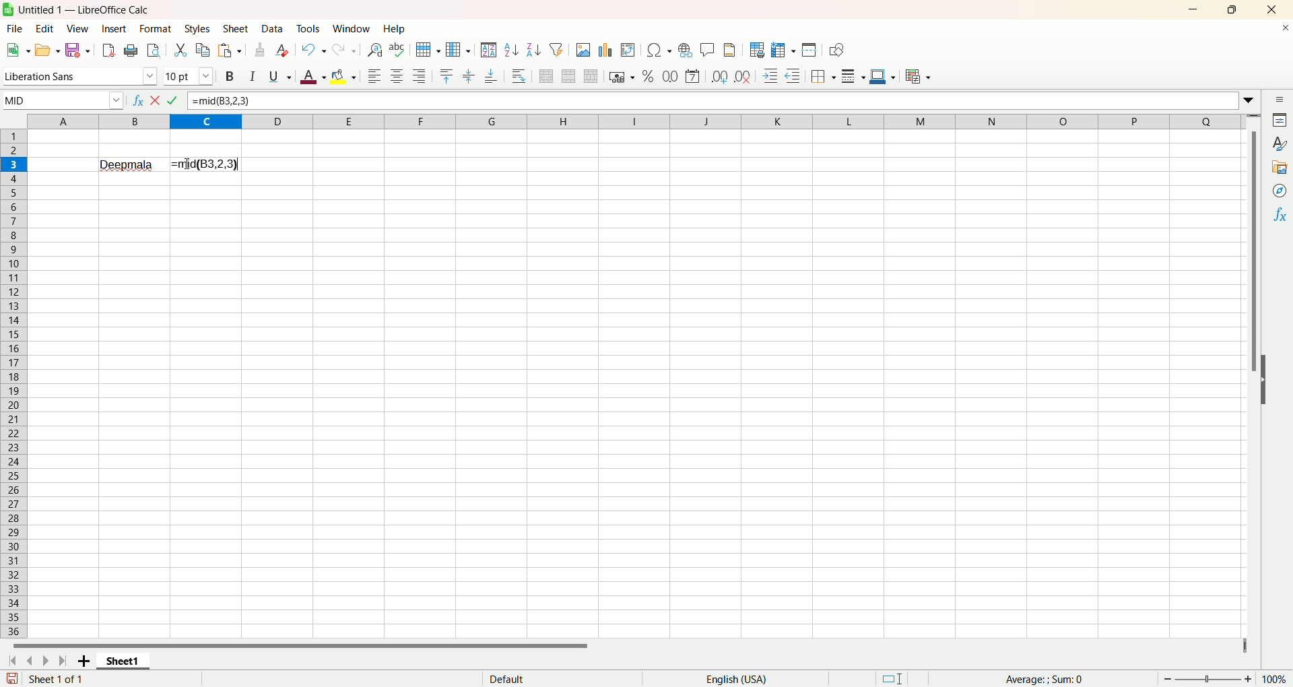 The height and width of the screenshot is (687, 1293). What do you see at coordinates (189, 164) in the screenshot?
I see `Cursor` at bounding box center [189, 164].